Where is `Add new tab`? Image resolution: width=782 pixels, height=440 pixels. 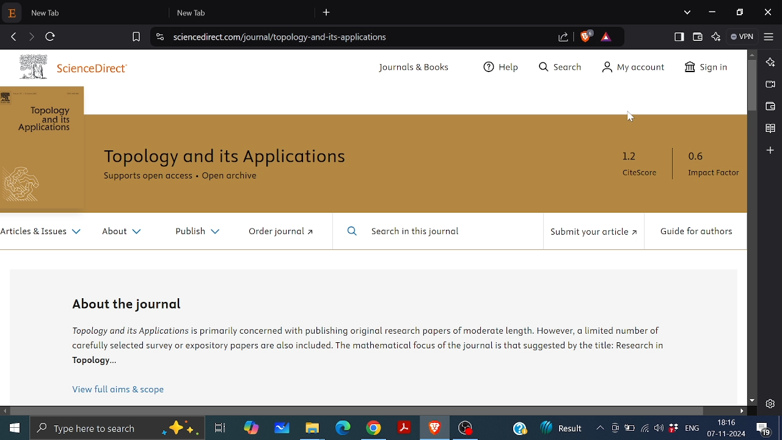 Add new tab is located at coordinates (327, 13).